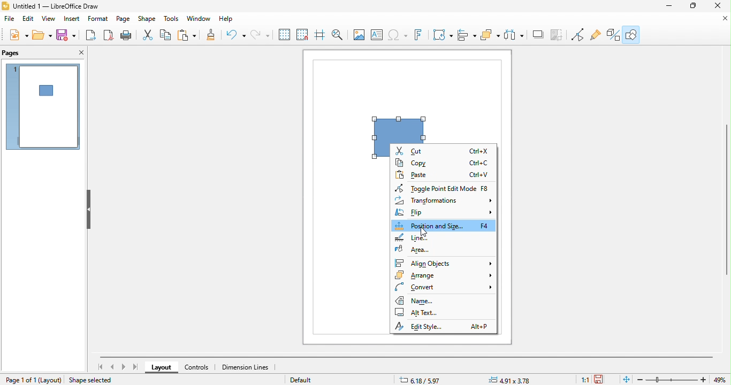  Describe the element at coordinates (6, 6) in the screenshot. I see `logo` at that location.